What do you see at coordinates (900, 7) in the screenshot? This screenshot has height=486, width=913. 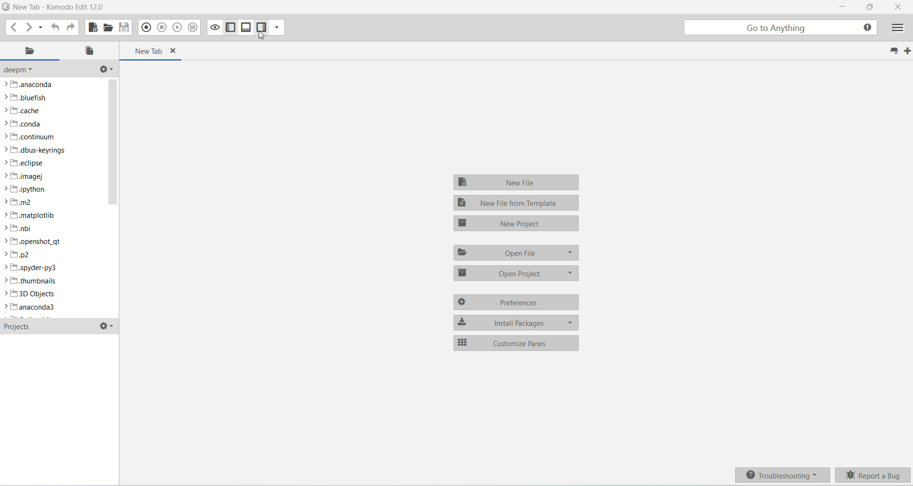 I see `close` at bounding box center [900, 7].